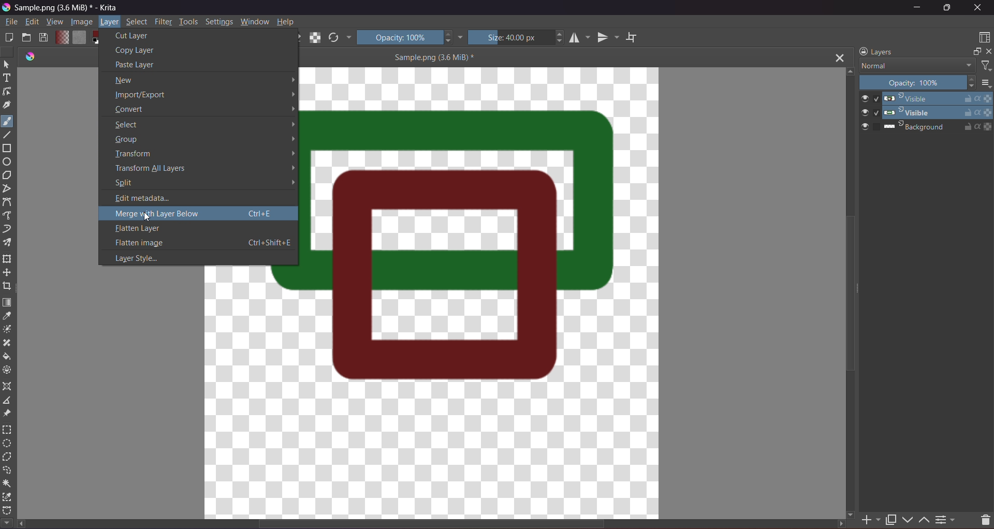 The width and height of the screenshot is (994, 529). What do you see at coordinates (219, 21) in the screenshot?
I see `Settings` at bounding box center [219, 21].